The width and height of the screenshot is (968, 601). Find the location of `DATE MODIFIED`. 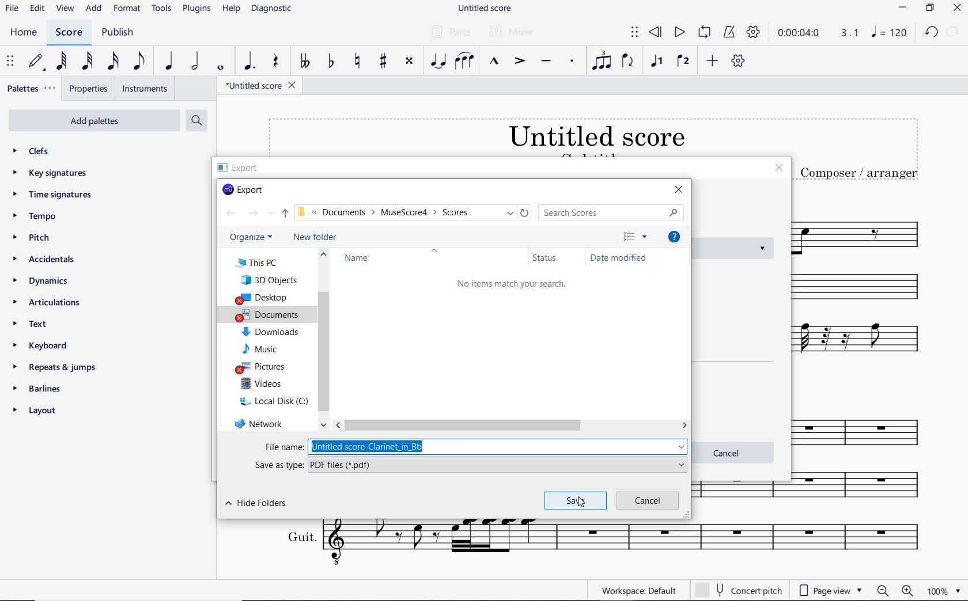

DATE MODIFIED is located at coordinates (619, 257).